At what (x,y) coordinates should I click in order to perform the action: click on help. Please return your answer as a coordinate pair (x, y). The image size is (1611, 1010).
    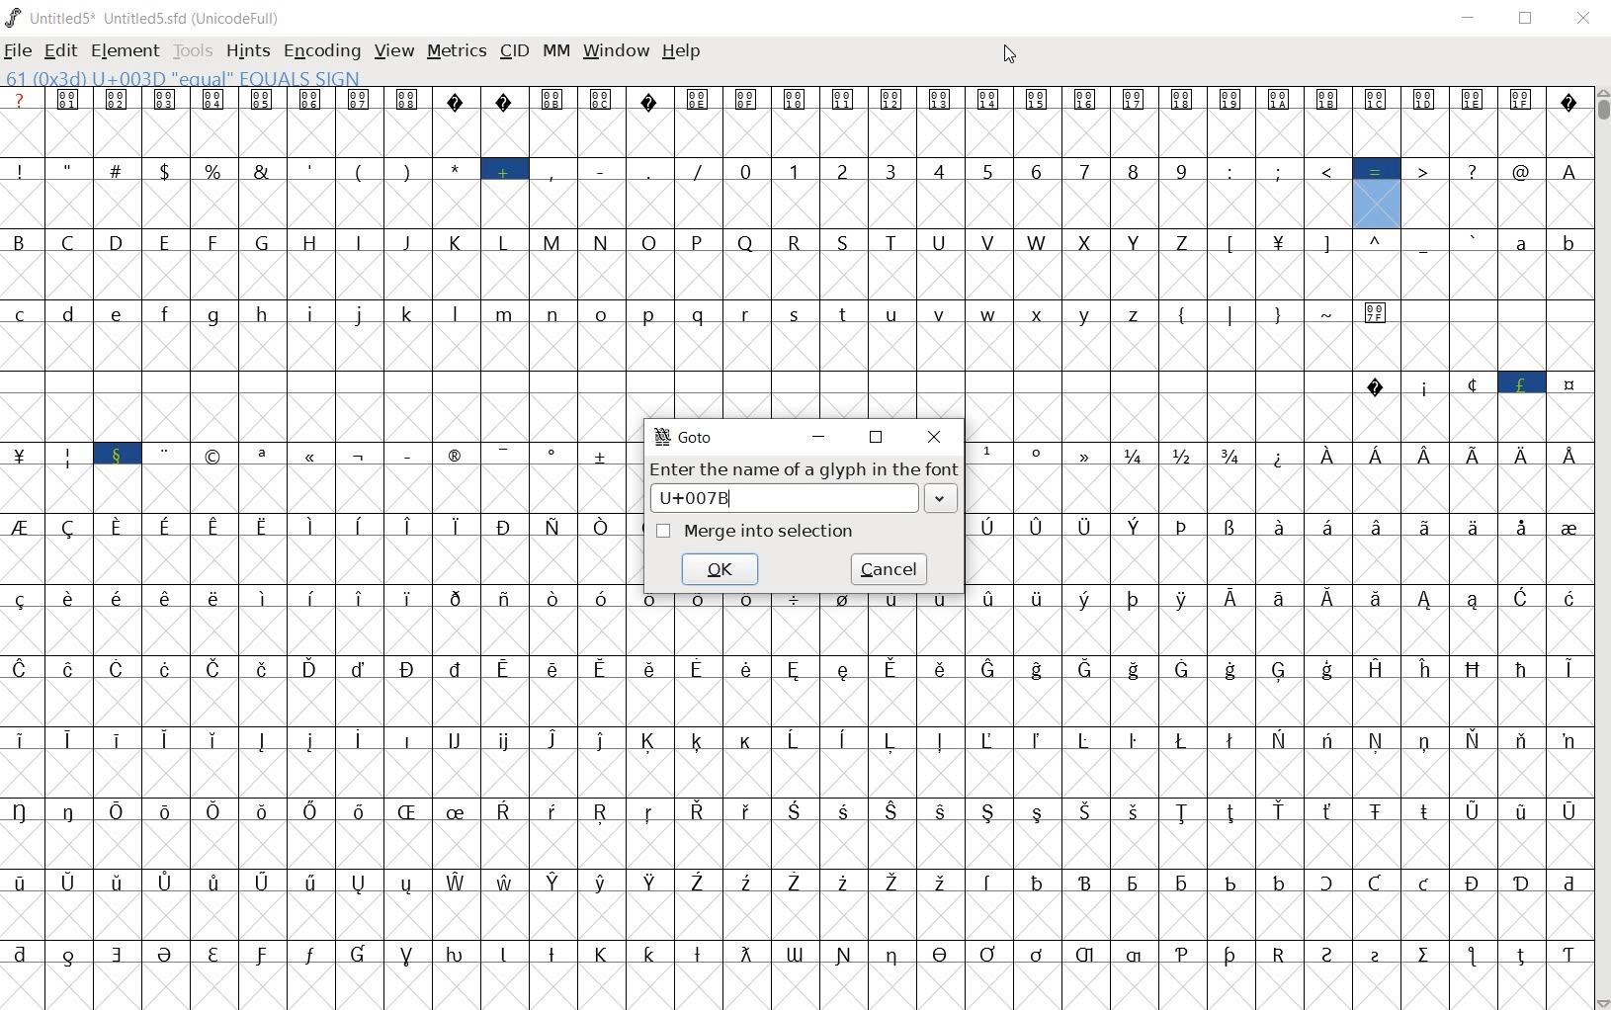
    Looking at the image, I should click on (680, 52).